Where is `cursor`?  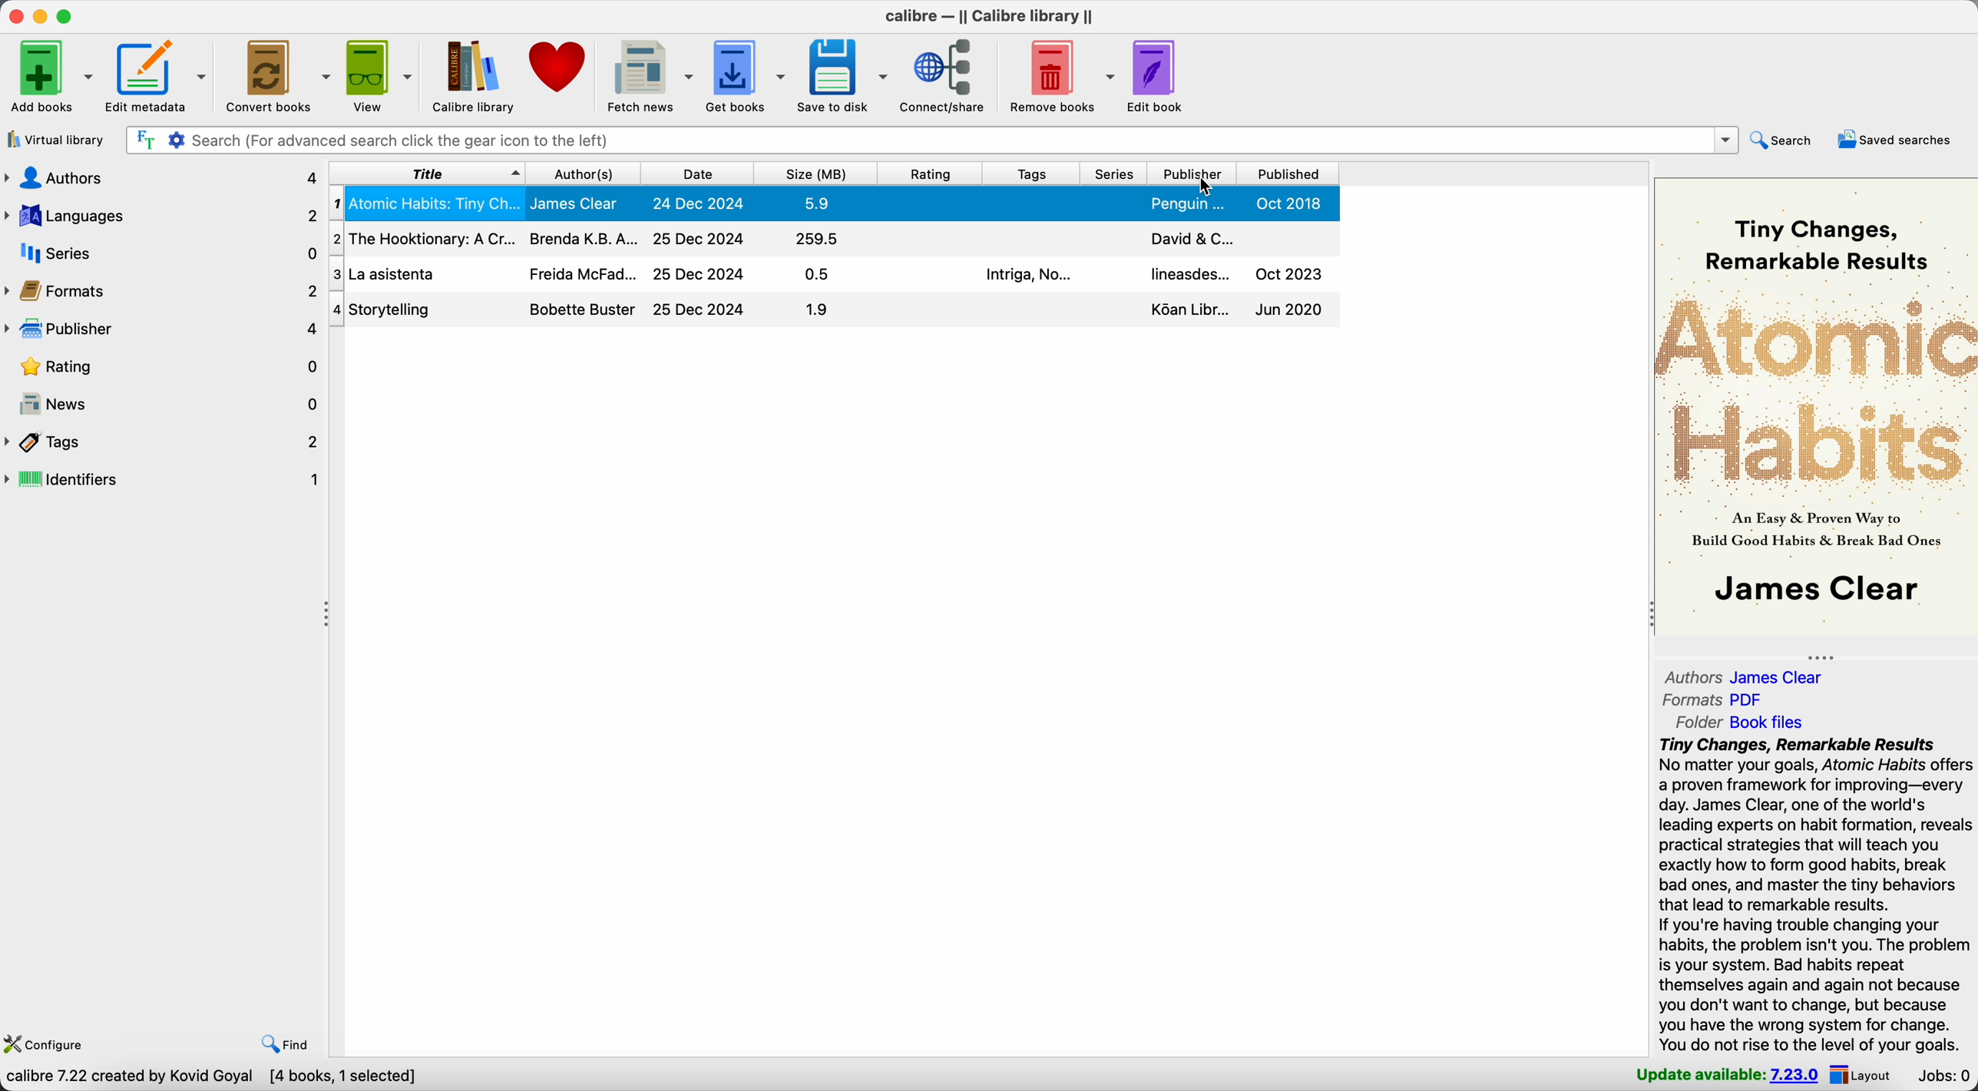
cursor is located at coordinates (1206, 188).